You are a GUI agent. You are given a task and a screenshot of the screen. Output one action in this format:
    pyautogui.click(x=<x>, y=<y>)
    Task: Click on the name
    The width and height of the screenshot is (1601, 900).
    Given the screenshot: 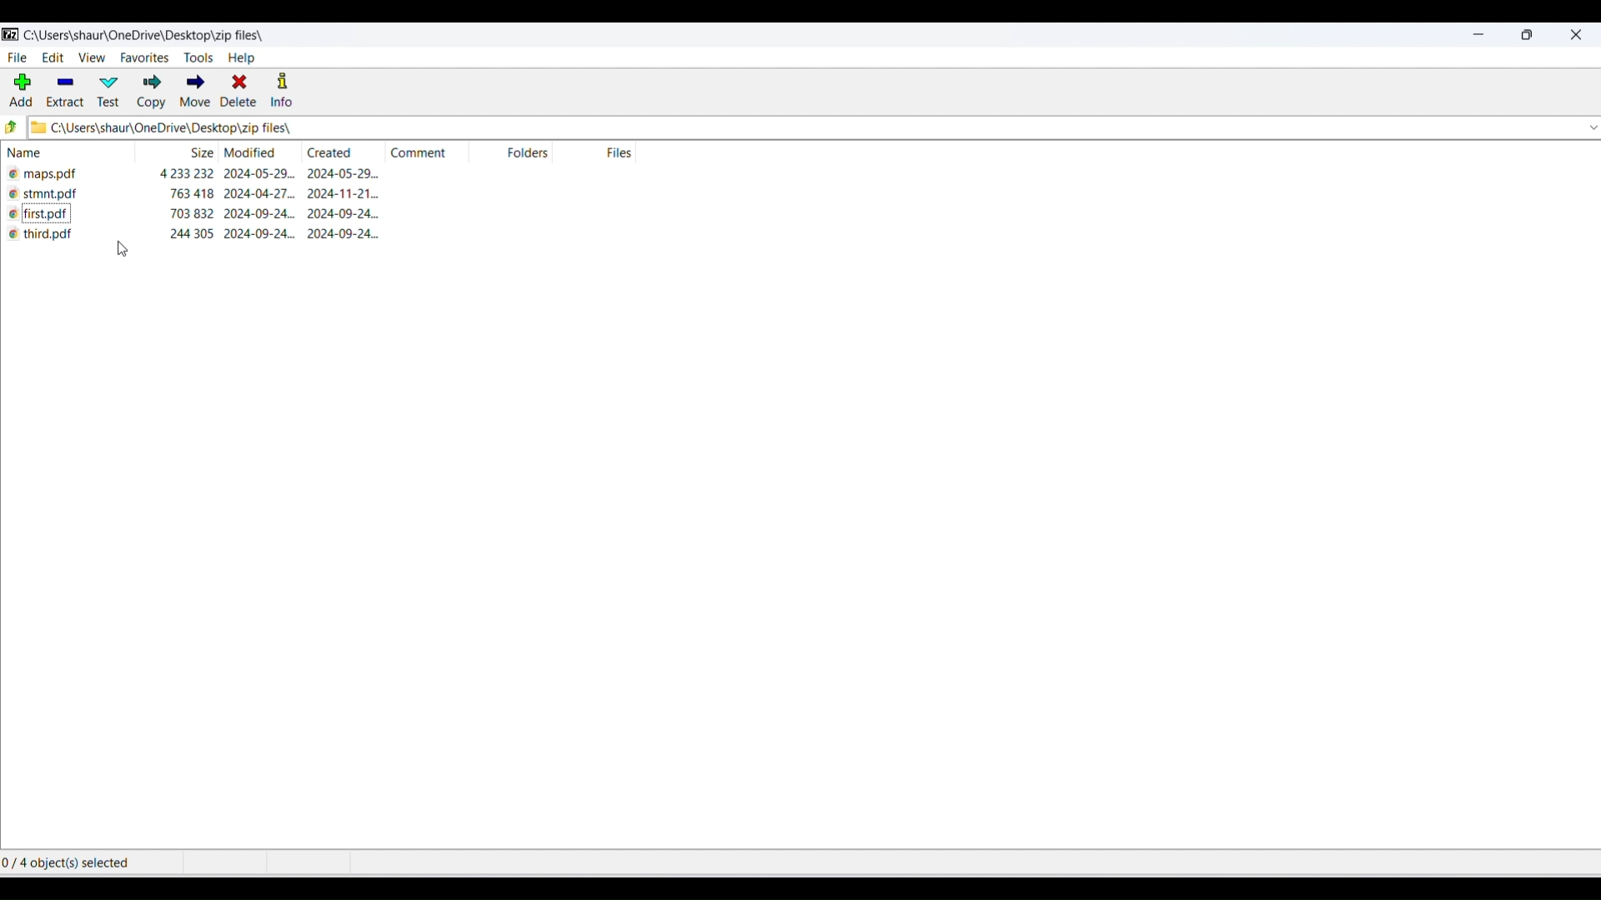 What is the action you would take?
    pyautogui.click(x=76, y=155)
    